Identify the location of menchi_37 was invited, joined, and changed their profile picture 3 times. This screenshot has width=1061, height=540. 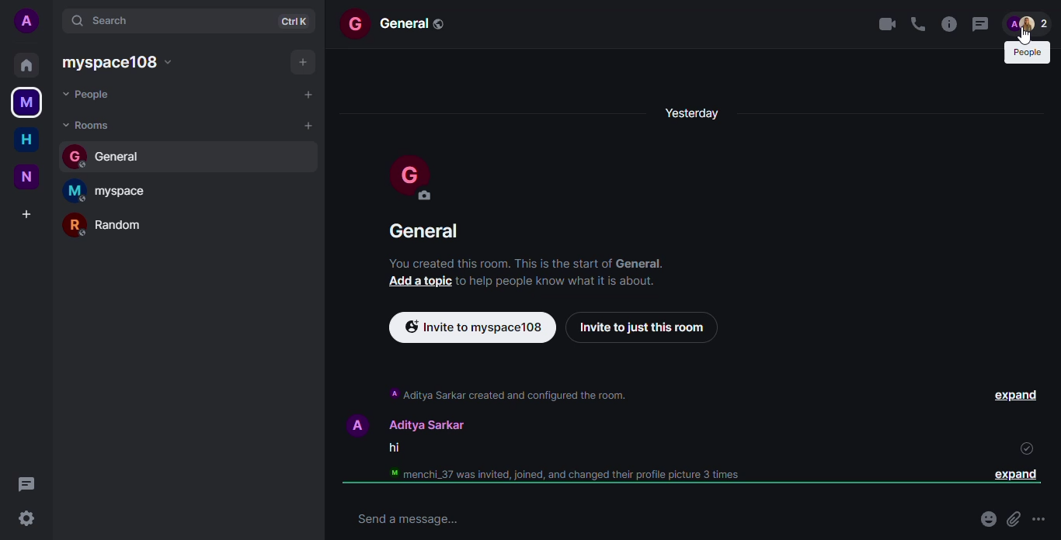
(573, 476).